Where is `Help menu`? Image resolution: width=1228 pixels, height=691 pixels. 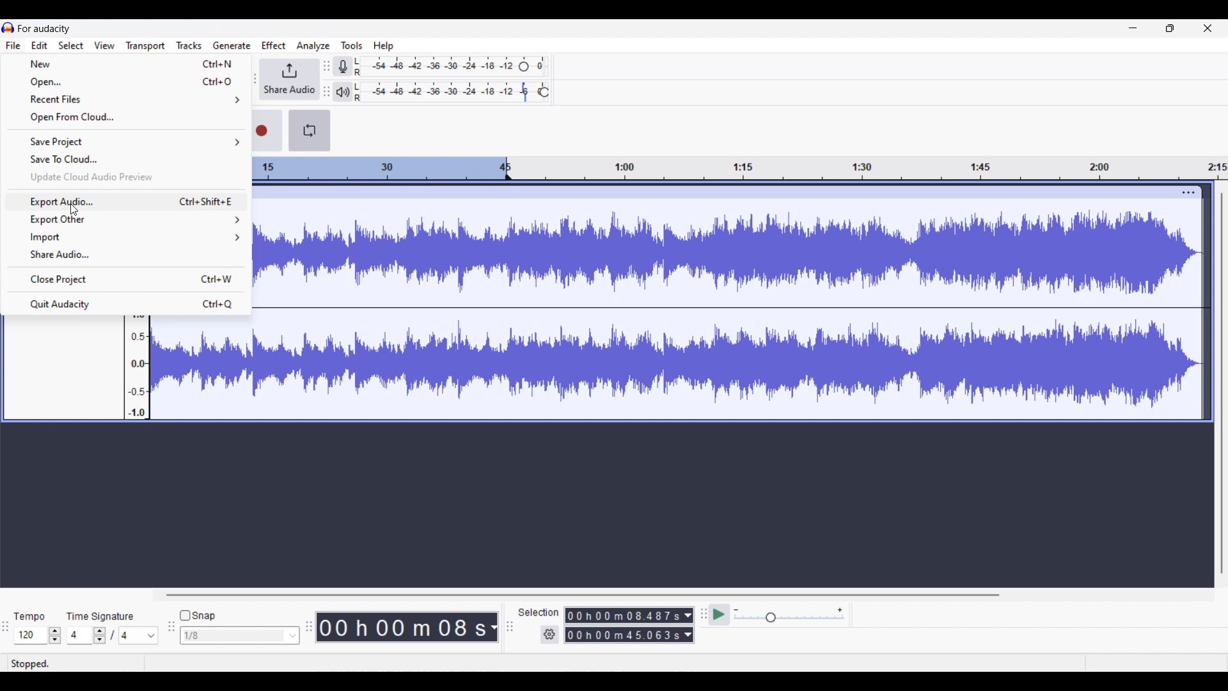 Help menu is located at coordinates (384, 47).